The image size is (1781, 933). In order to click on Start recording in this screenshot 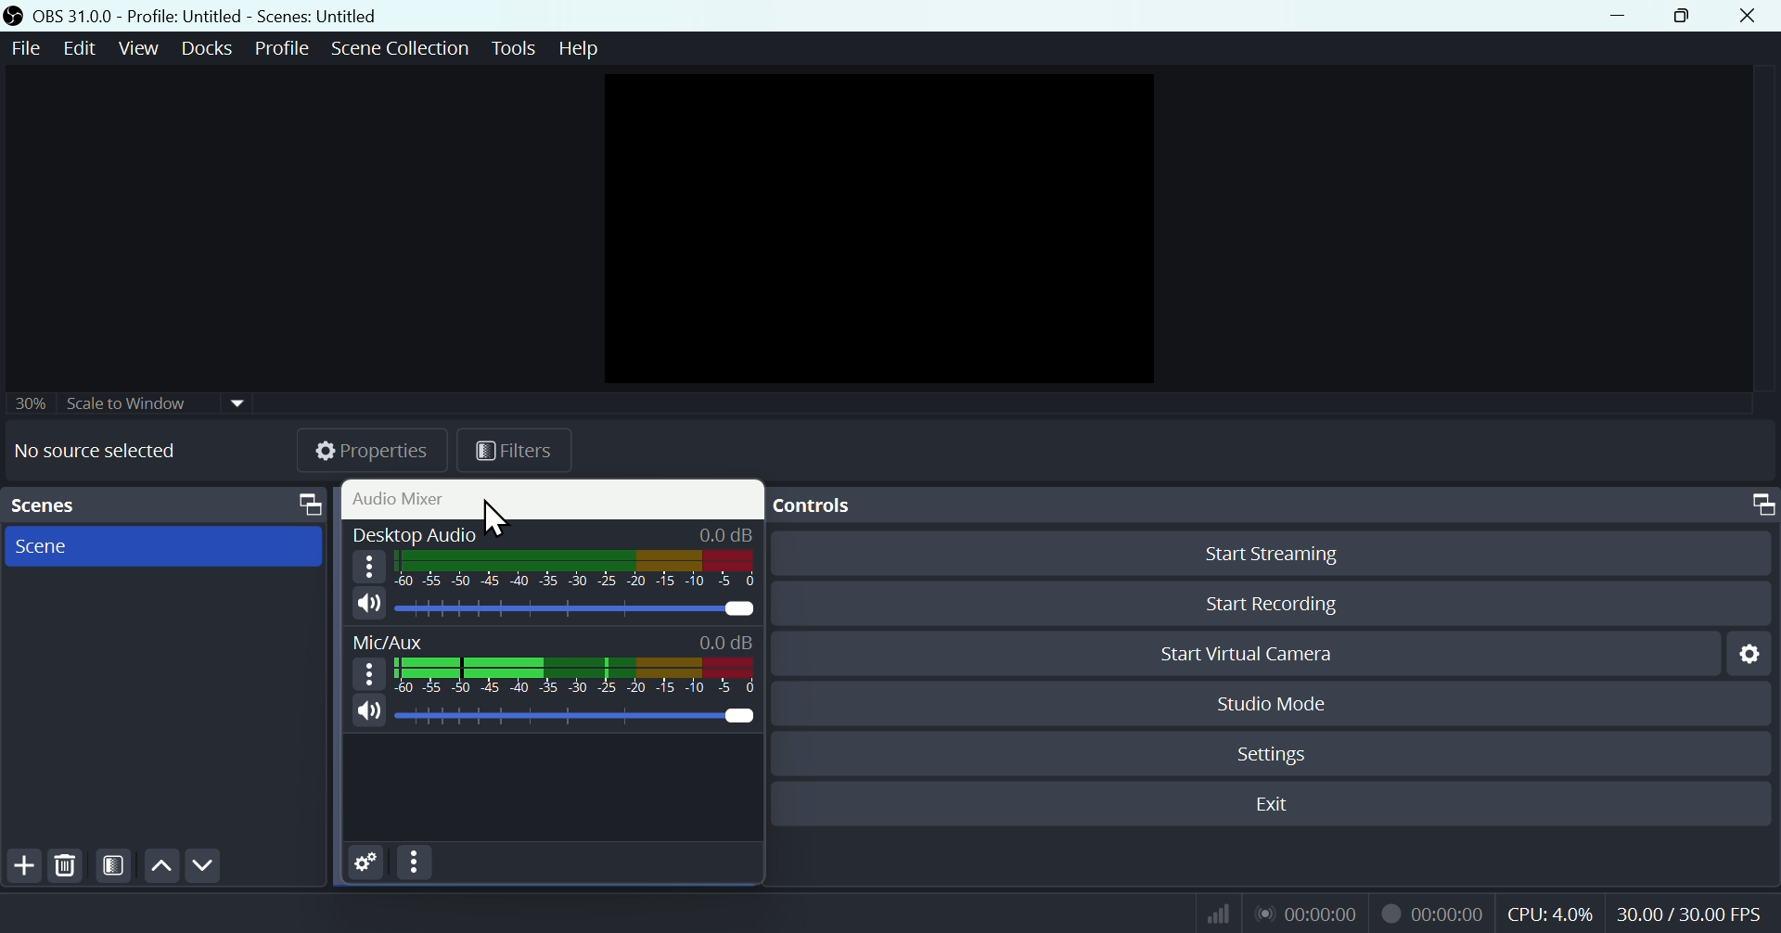, I will do `click(1277, 606)`.